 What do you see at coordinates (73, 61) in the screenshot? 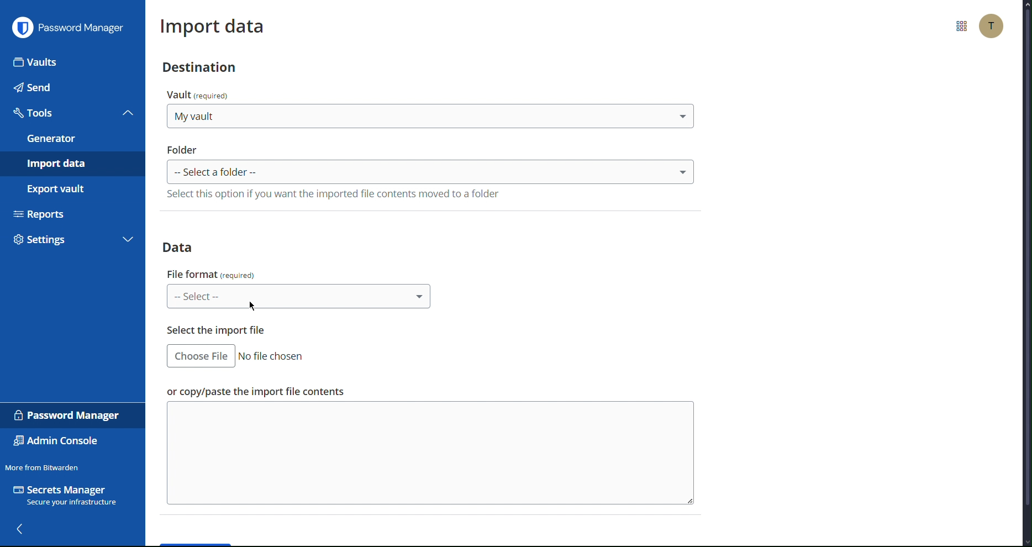
I see `Vaults` at bounding box center [73, 61].